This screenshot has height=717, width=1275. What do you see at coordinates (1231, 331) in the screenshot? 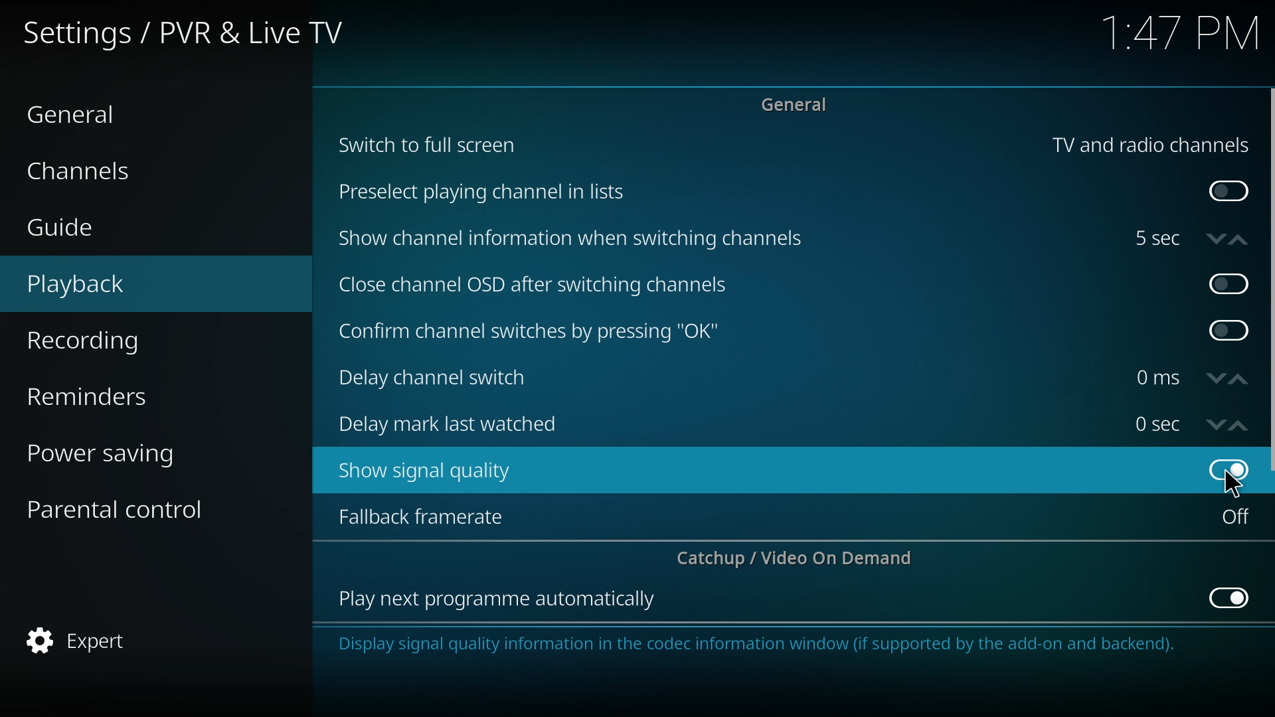
I see `off` at bounding box center [1231, 331].